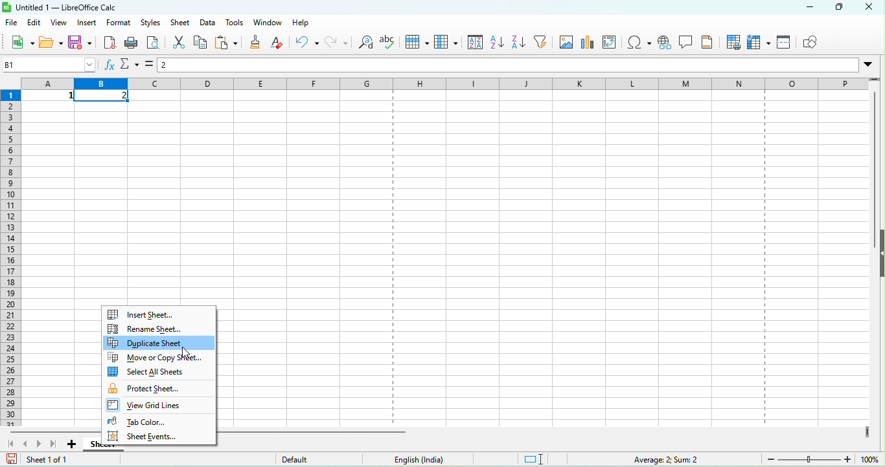 The height and width of the screenshot is (467, 885). Describe the element at coordinates (34, 23) in the screenshot. I see `edit` at that location.